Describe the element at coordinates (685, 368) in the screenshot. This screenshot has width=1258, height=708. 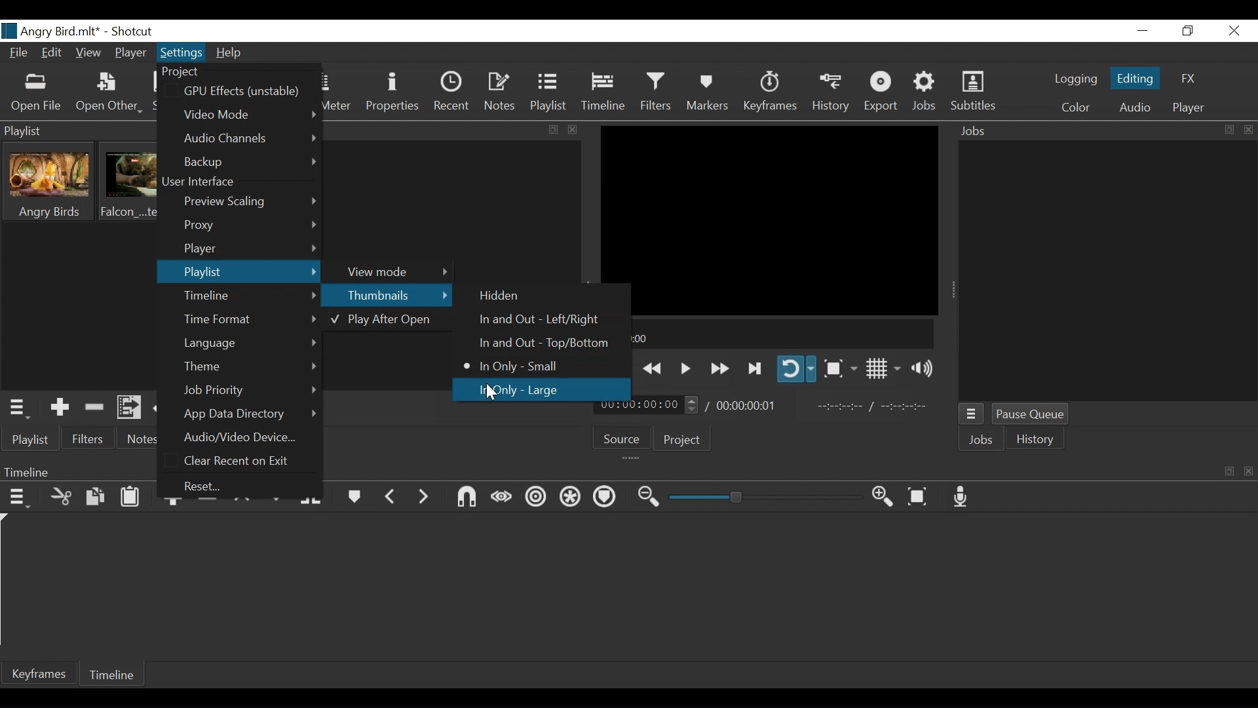
I see `Toggle play or pause (space)` at that location.